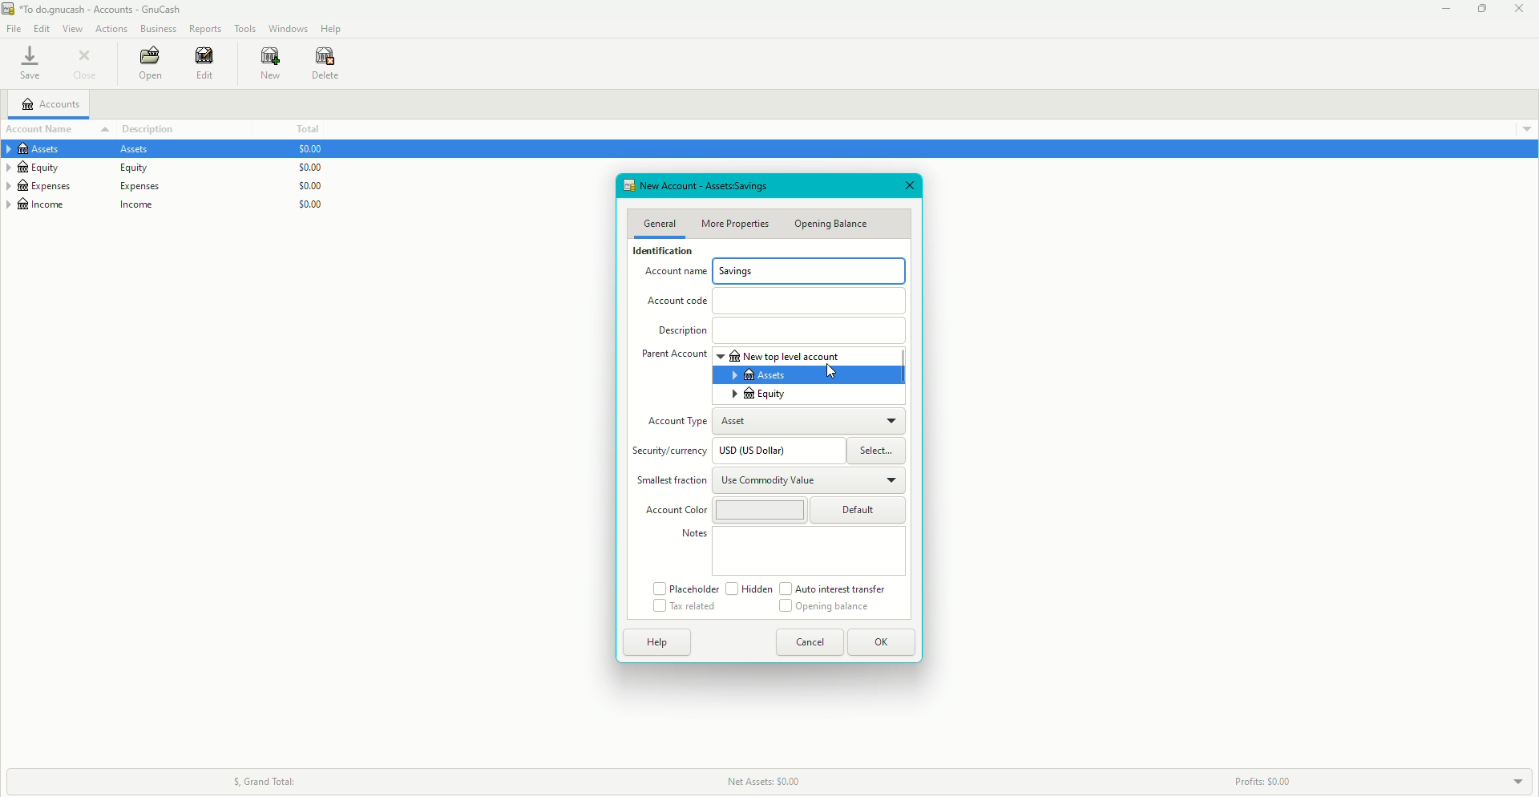 This screenshot has height=797, width=1539. What do you see at coordinates (681, 332) in the screenshot?
I see `Description` at bounding box center [681, 332].